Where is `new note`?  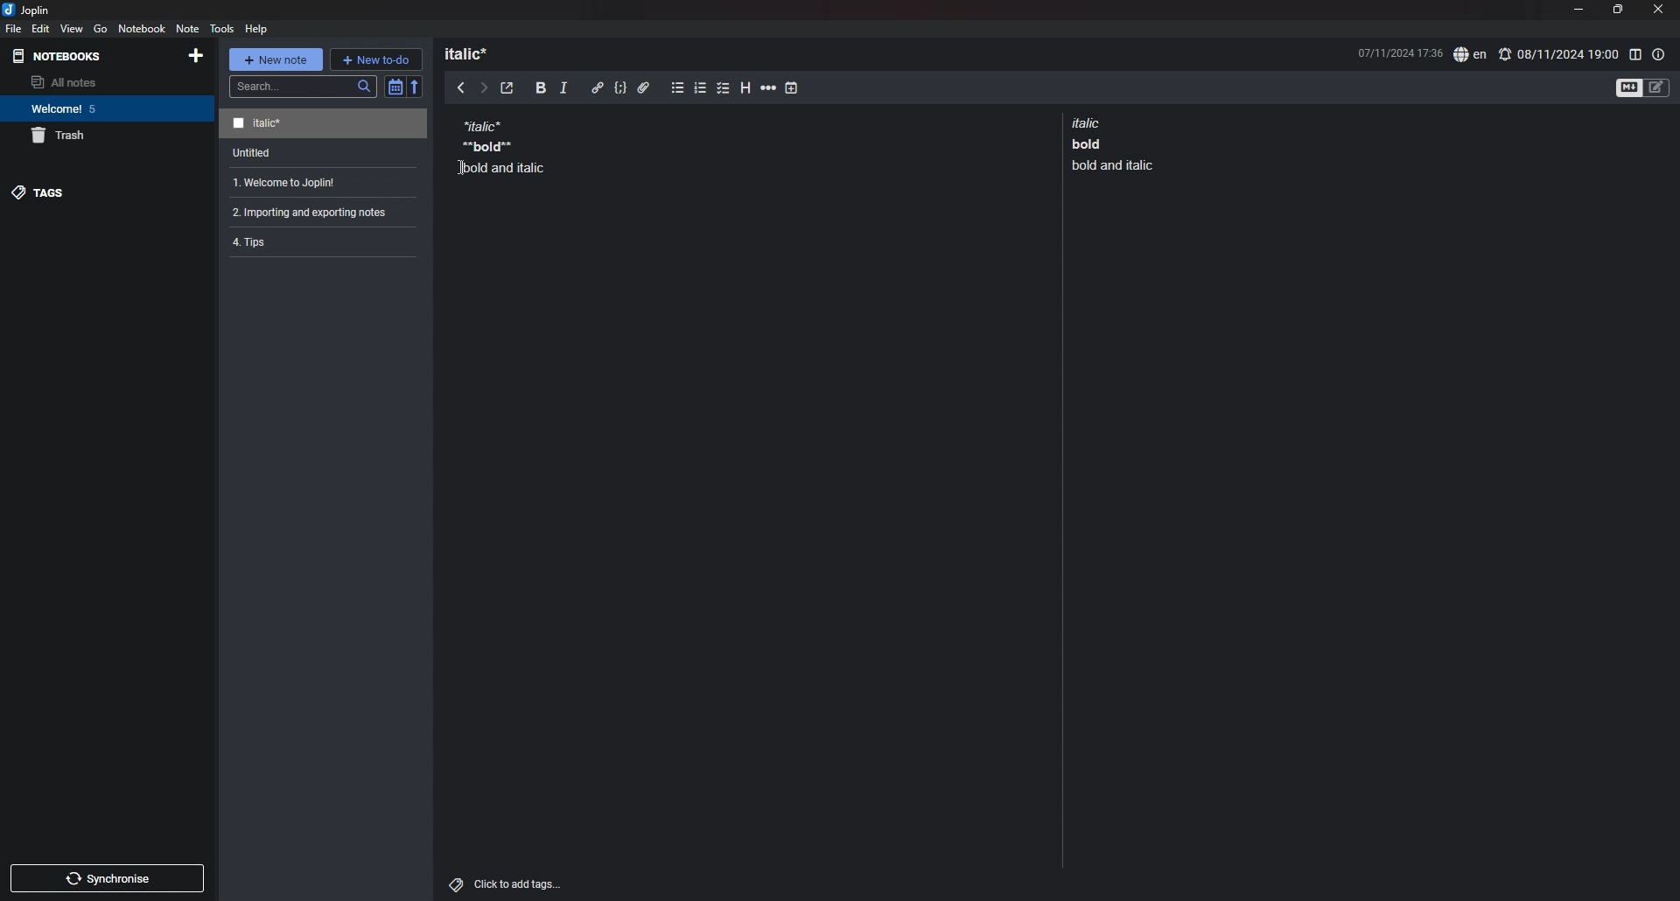 new note is located at coordinates (275, 59).